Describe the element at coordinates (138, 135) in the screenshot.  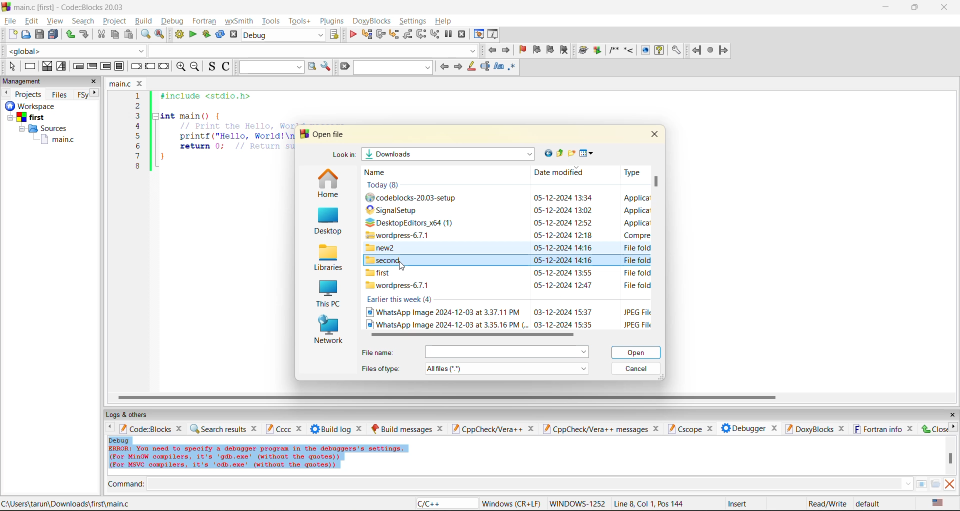
I see `5` at that location.